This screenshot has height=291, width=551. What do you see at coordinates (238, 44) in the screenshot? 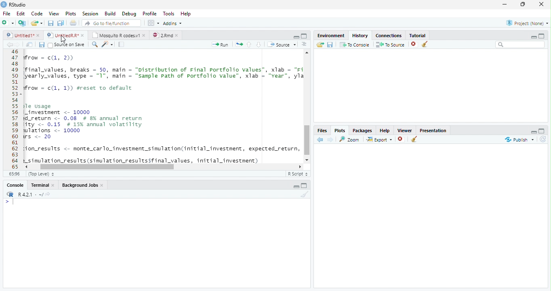
I see `Re-run the previous code region` at bounding box center [238, 44].